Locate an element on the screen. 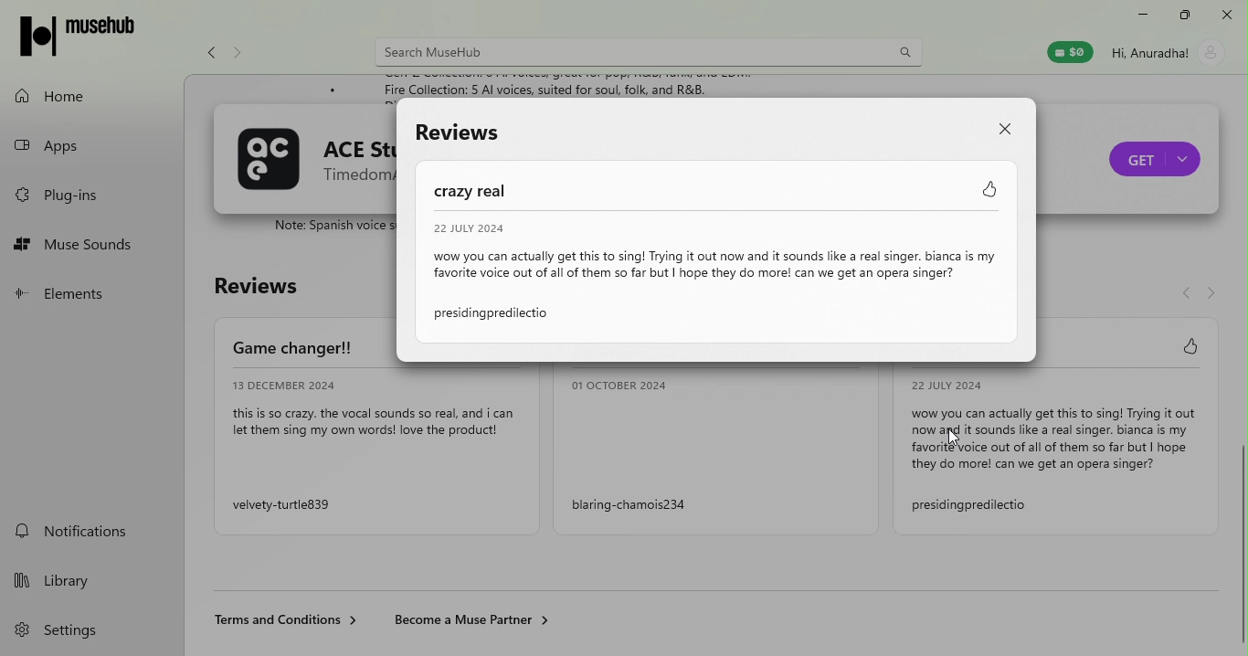  search is located at coordinates (902, 51).